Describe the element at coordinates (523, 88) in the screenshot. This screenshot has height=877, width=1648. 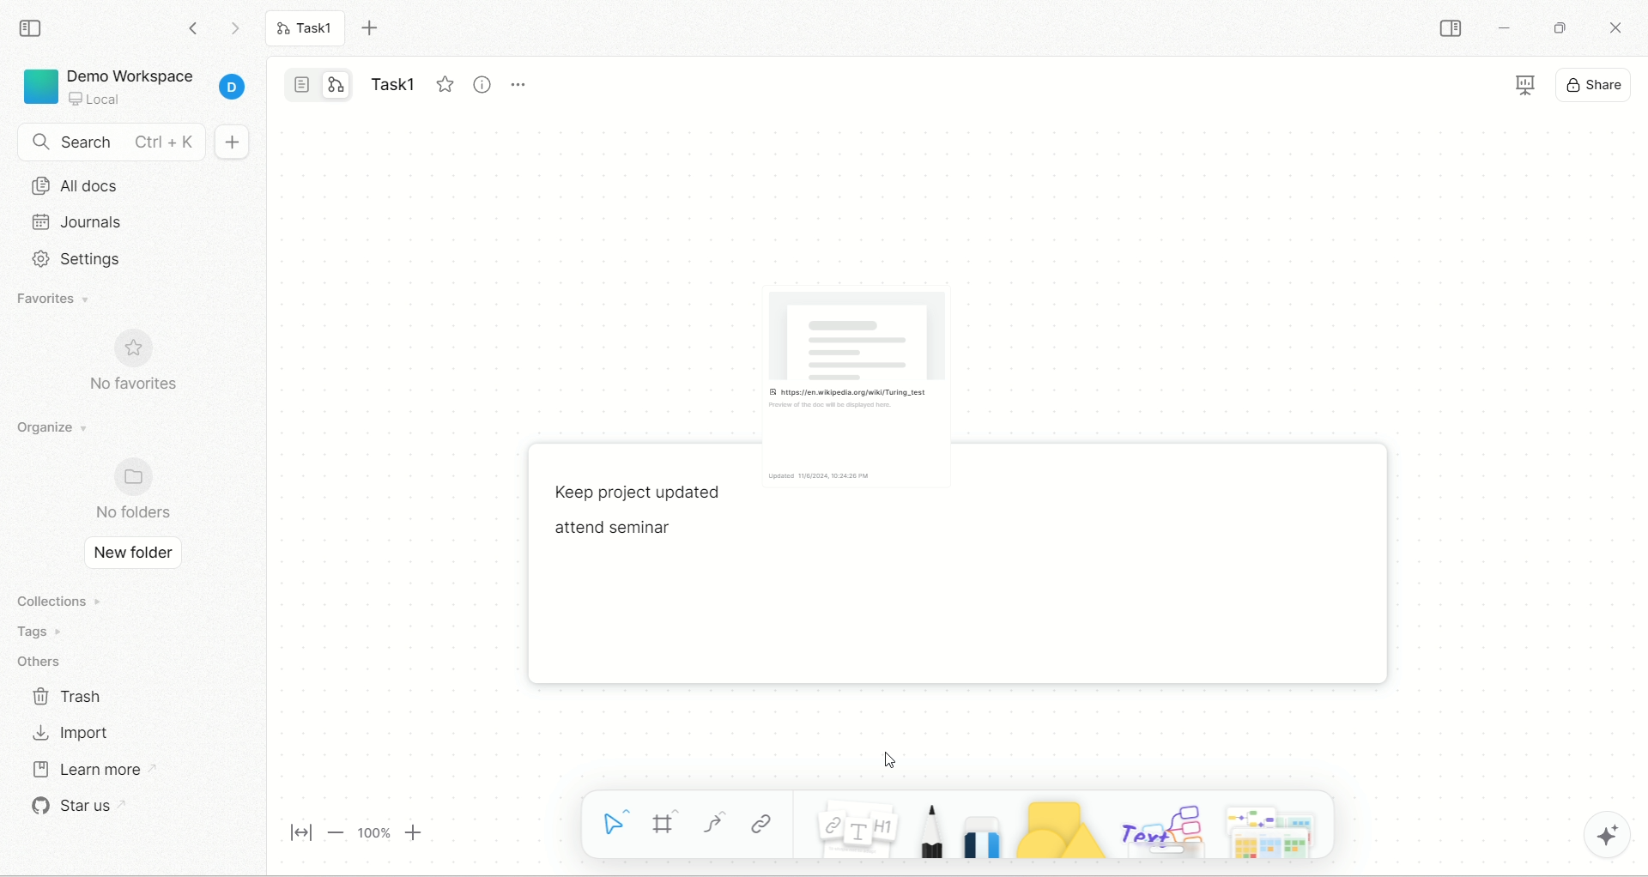
I see `more options` at that location.